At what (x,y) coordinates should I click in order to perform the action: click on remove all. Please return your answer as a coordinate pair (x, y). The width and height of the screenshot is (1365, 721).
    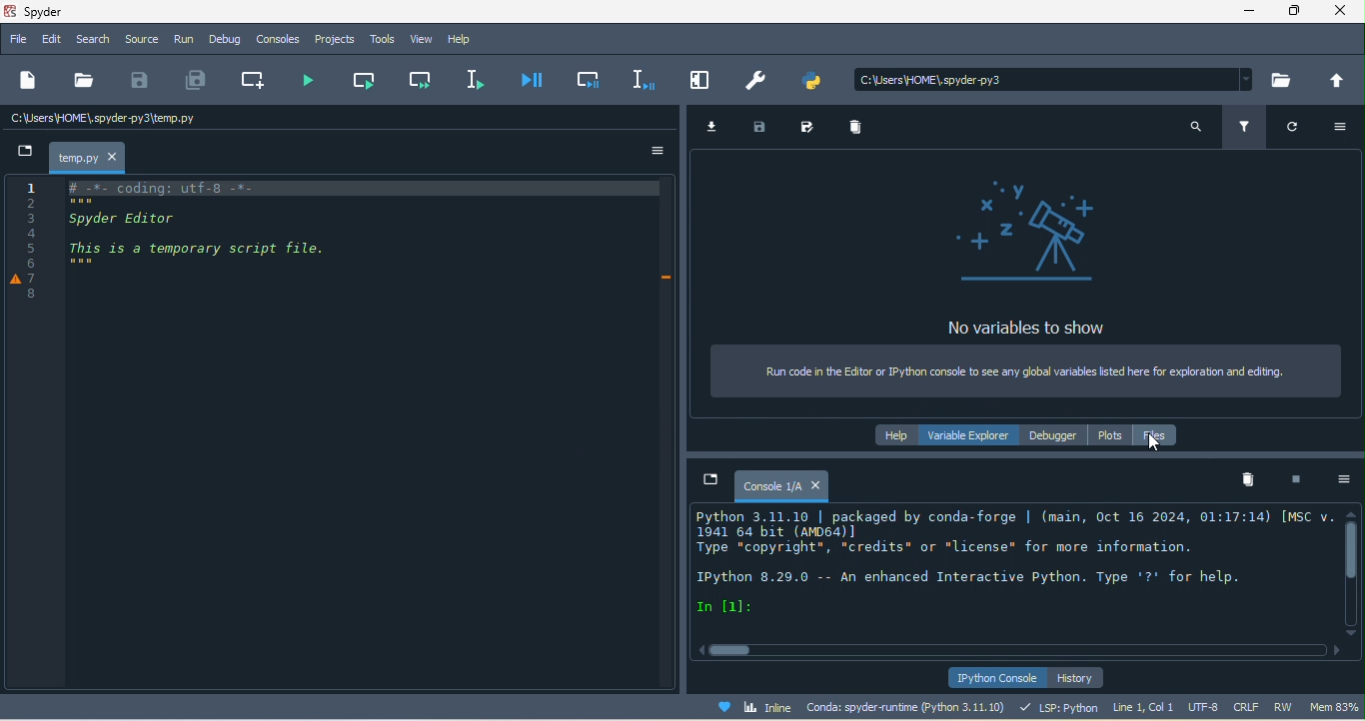
    Looking at the image, I should click on (1251, 480).